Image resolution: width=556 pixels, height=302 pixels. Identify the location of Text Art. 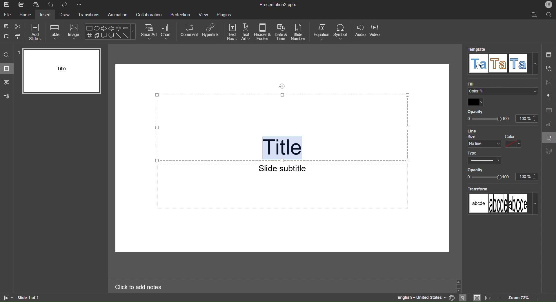
(247, 32).